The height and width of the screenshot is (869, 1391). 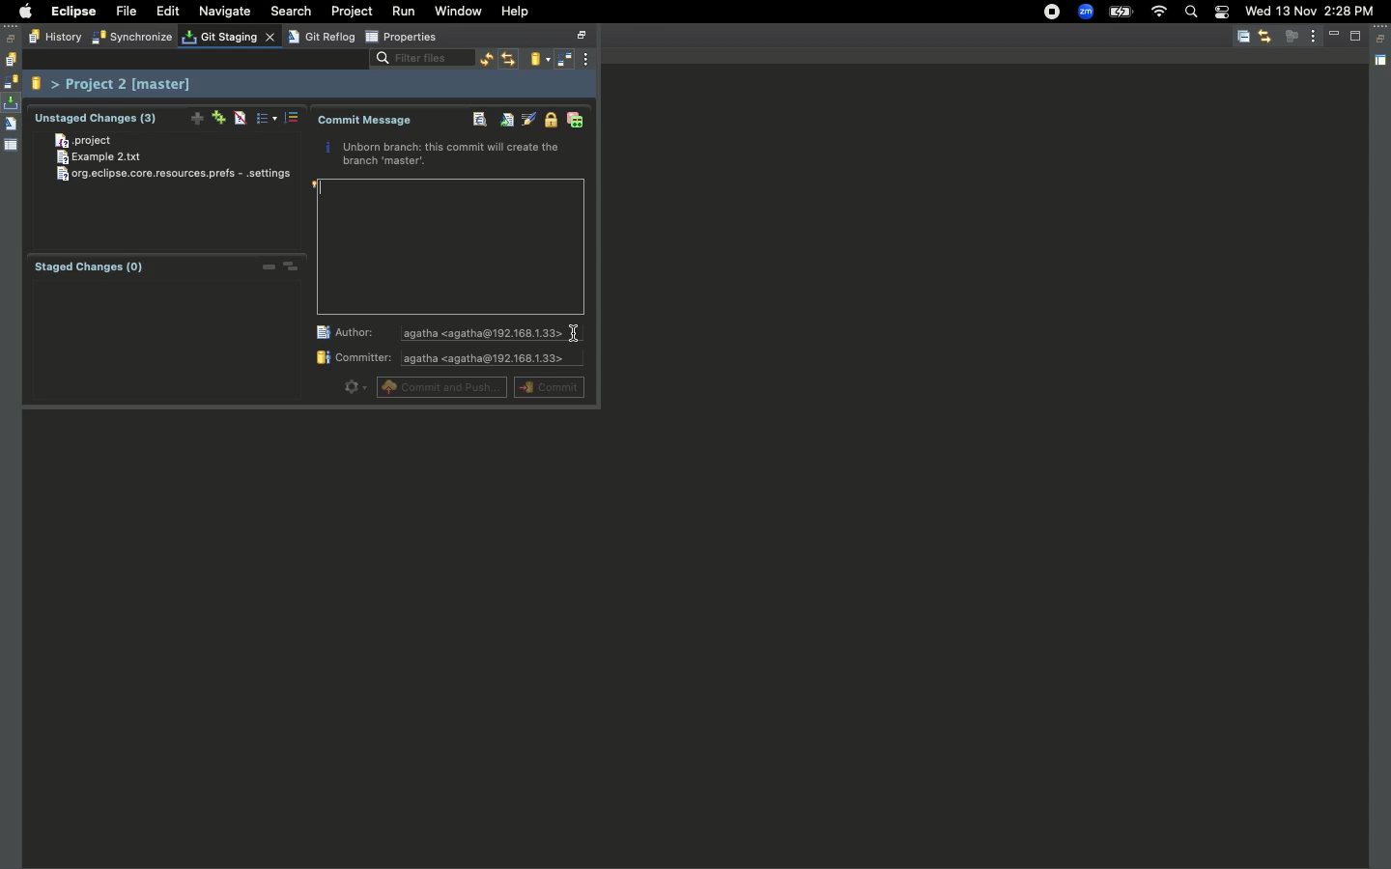 What do you see at coordinates (1357, 36) in the screenshot?
I see `Maximize` at bounding box center [1357, 36].